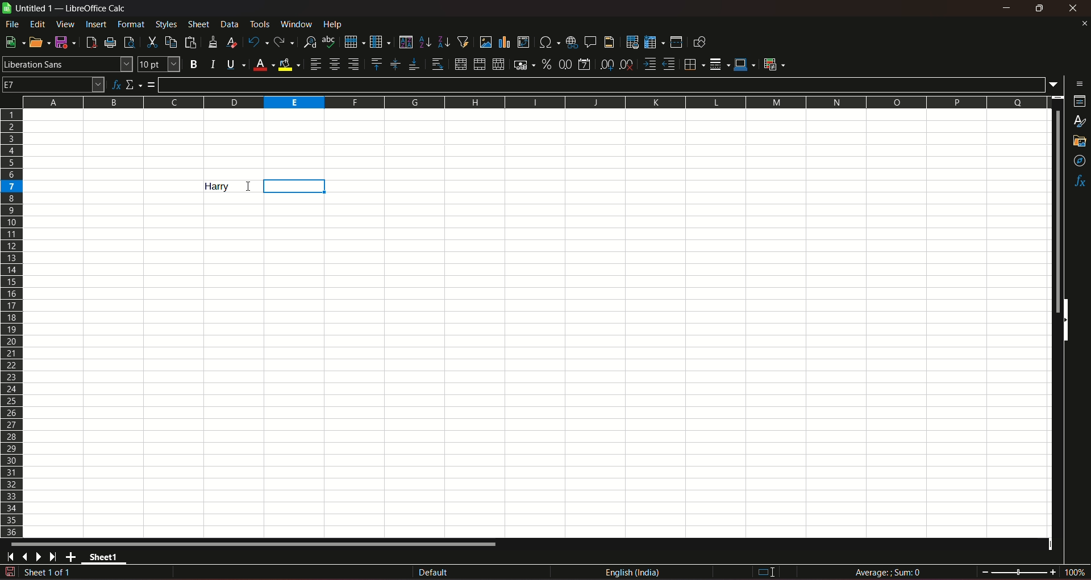  Describe the element at coordinates (497, 65) in the screenshot. I see `unmerge` at that location.